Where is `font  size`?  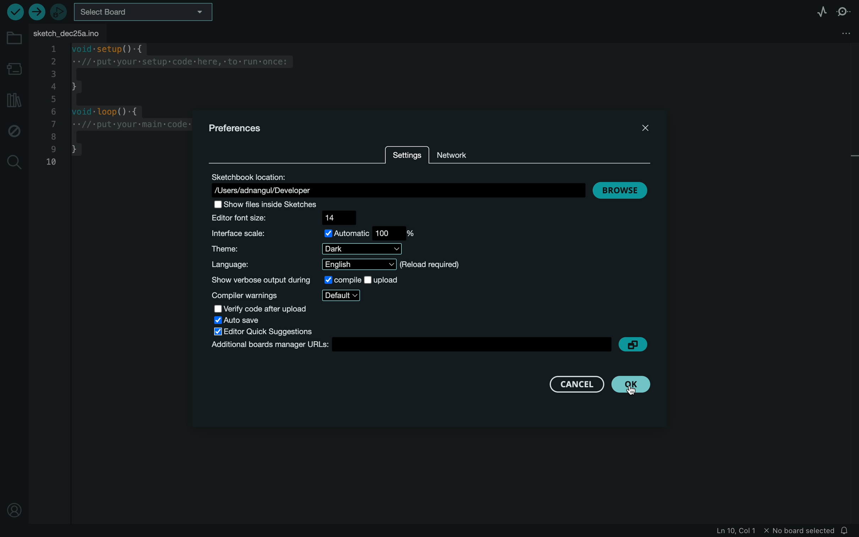
font  size is located at coordinates (291, 218).